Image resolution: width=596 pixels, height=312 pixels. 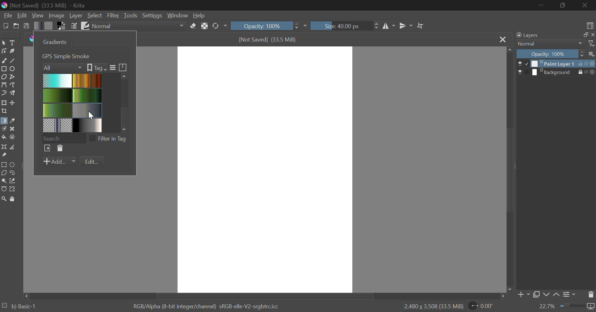 I want to click on Gradient 6, so click(x=88, y=110).